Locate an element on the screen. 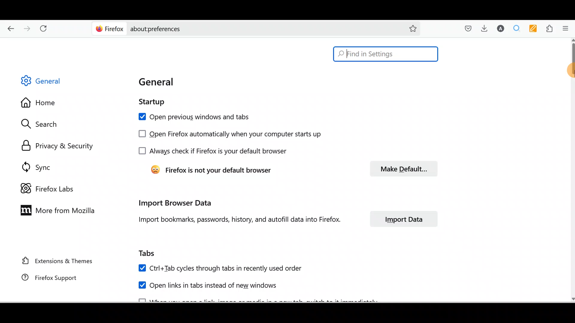 The image size is (575, 323). General is located at coordinates (158, 83).